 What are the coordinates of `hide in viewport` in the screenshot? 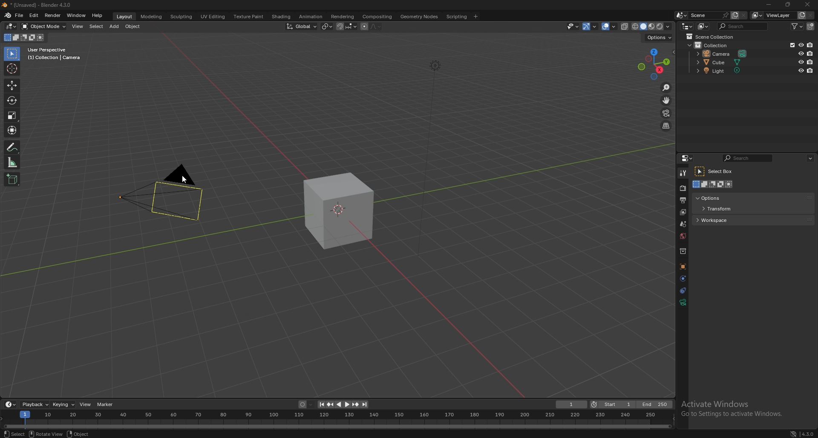 It's located at (801, 71).